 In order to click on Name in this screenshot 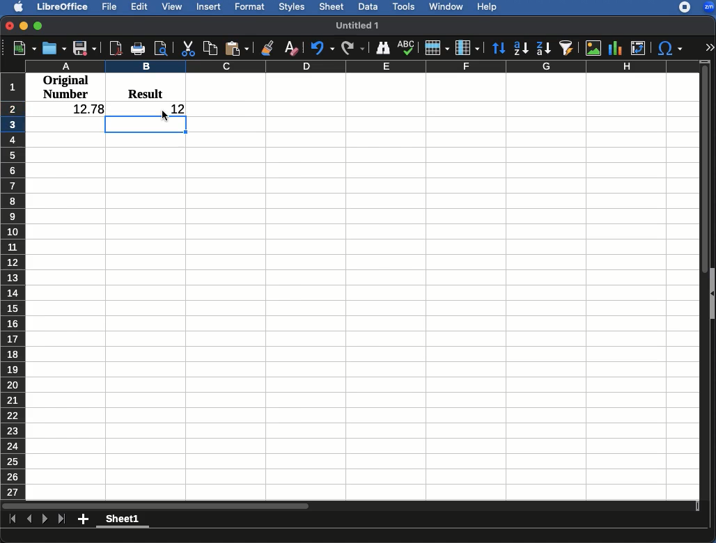, I will do `click(359, 25)`.